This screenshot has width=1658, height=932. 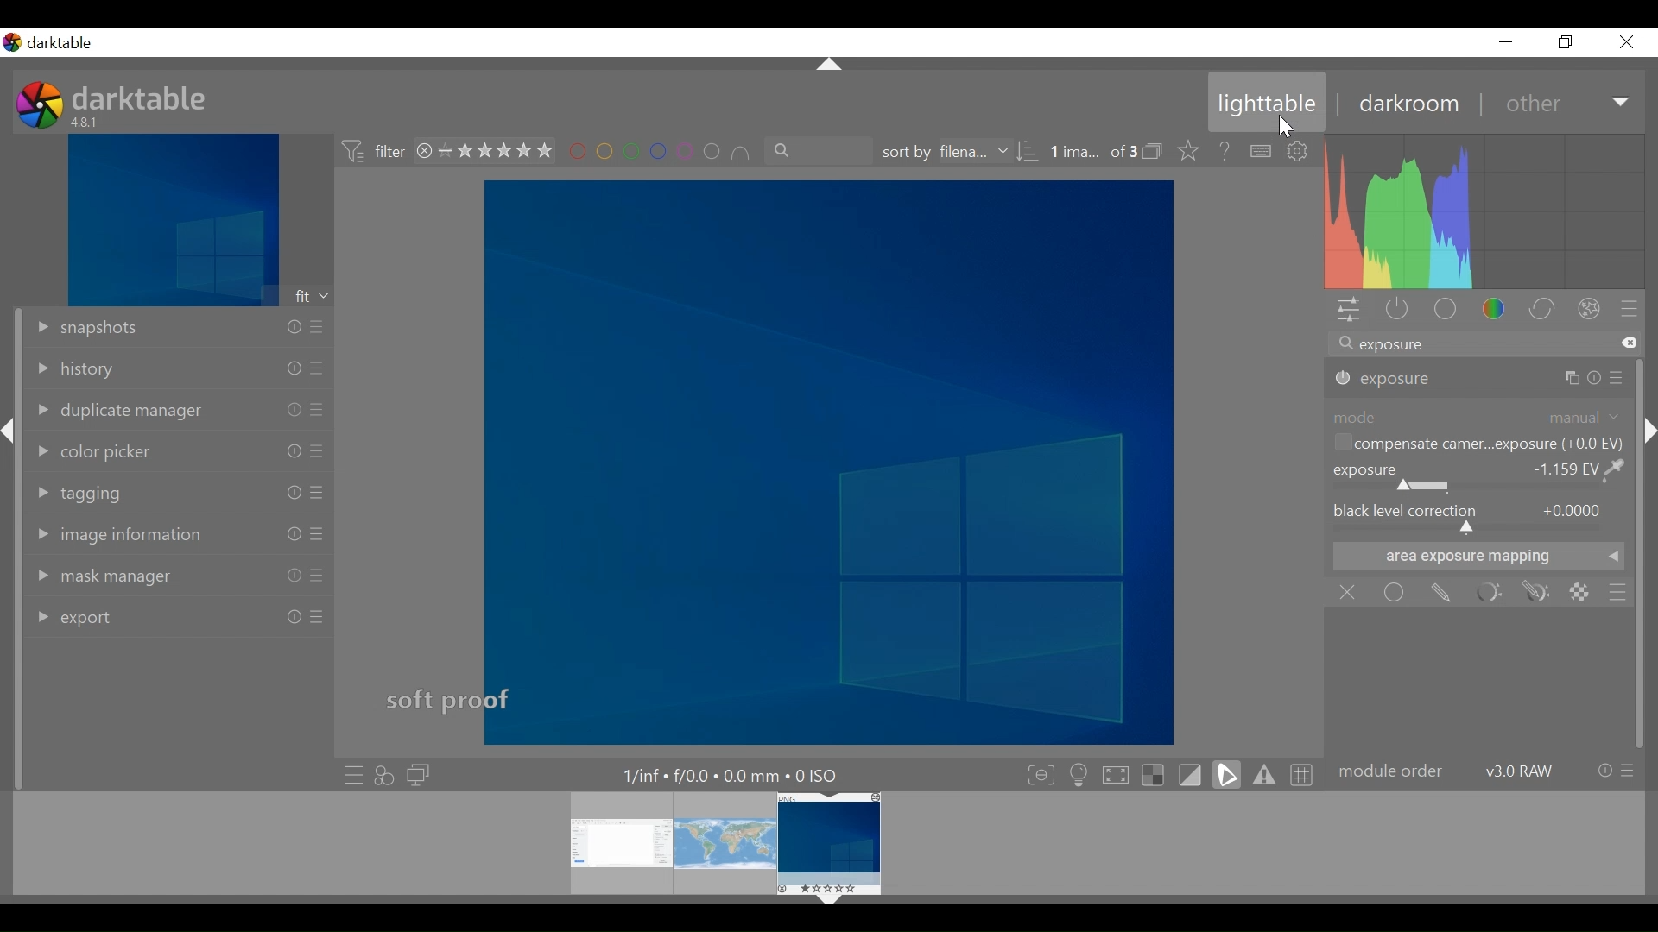 I want to click on logo, so click(x=12, y=42).